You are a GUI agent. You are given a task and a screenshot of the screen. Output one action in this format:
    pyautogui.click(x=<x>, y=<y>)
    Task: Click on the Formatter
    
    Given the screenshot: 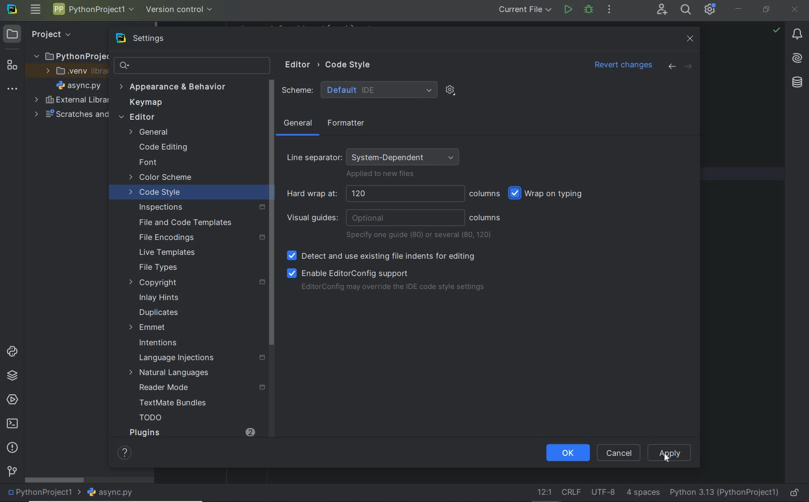 What is the action you would take?
    pyautogui.click(x=344, y=124)
    